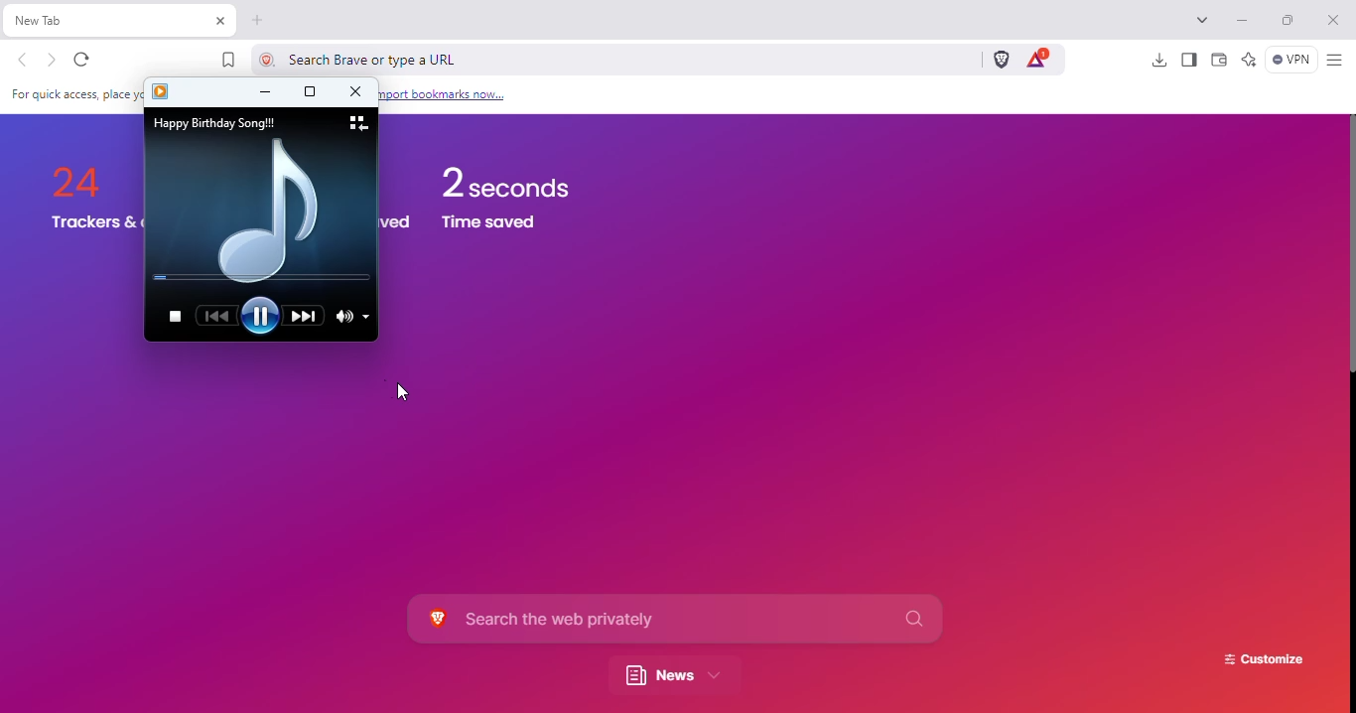 The height and width of the screenshot is (713, 1356). I want to click on show sidebar, so click(1190, 60).